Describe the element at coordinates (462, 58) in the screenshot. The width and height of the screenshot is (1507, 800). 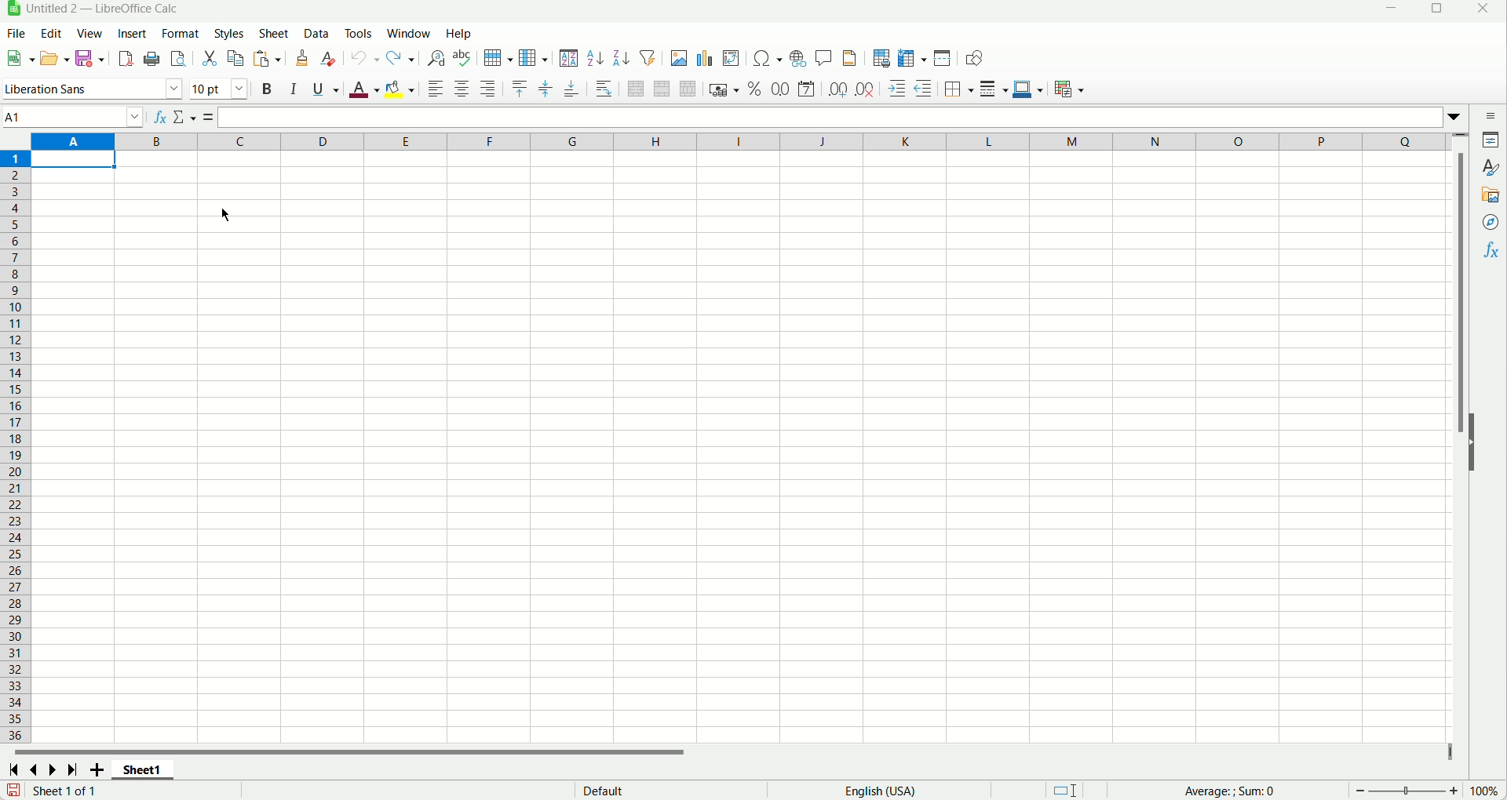
I see `Spelling` at that location.